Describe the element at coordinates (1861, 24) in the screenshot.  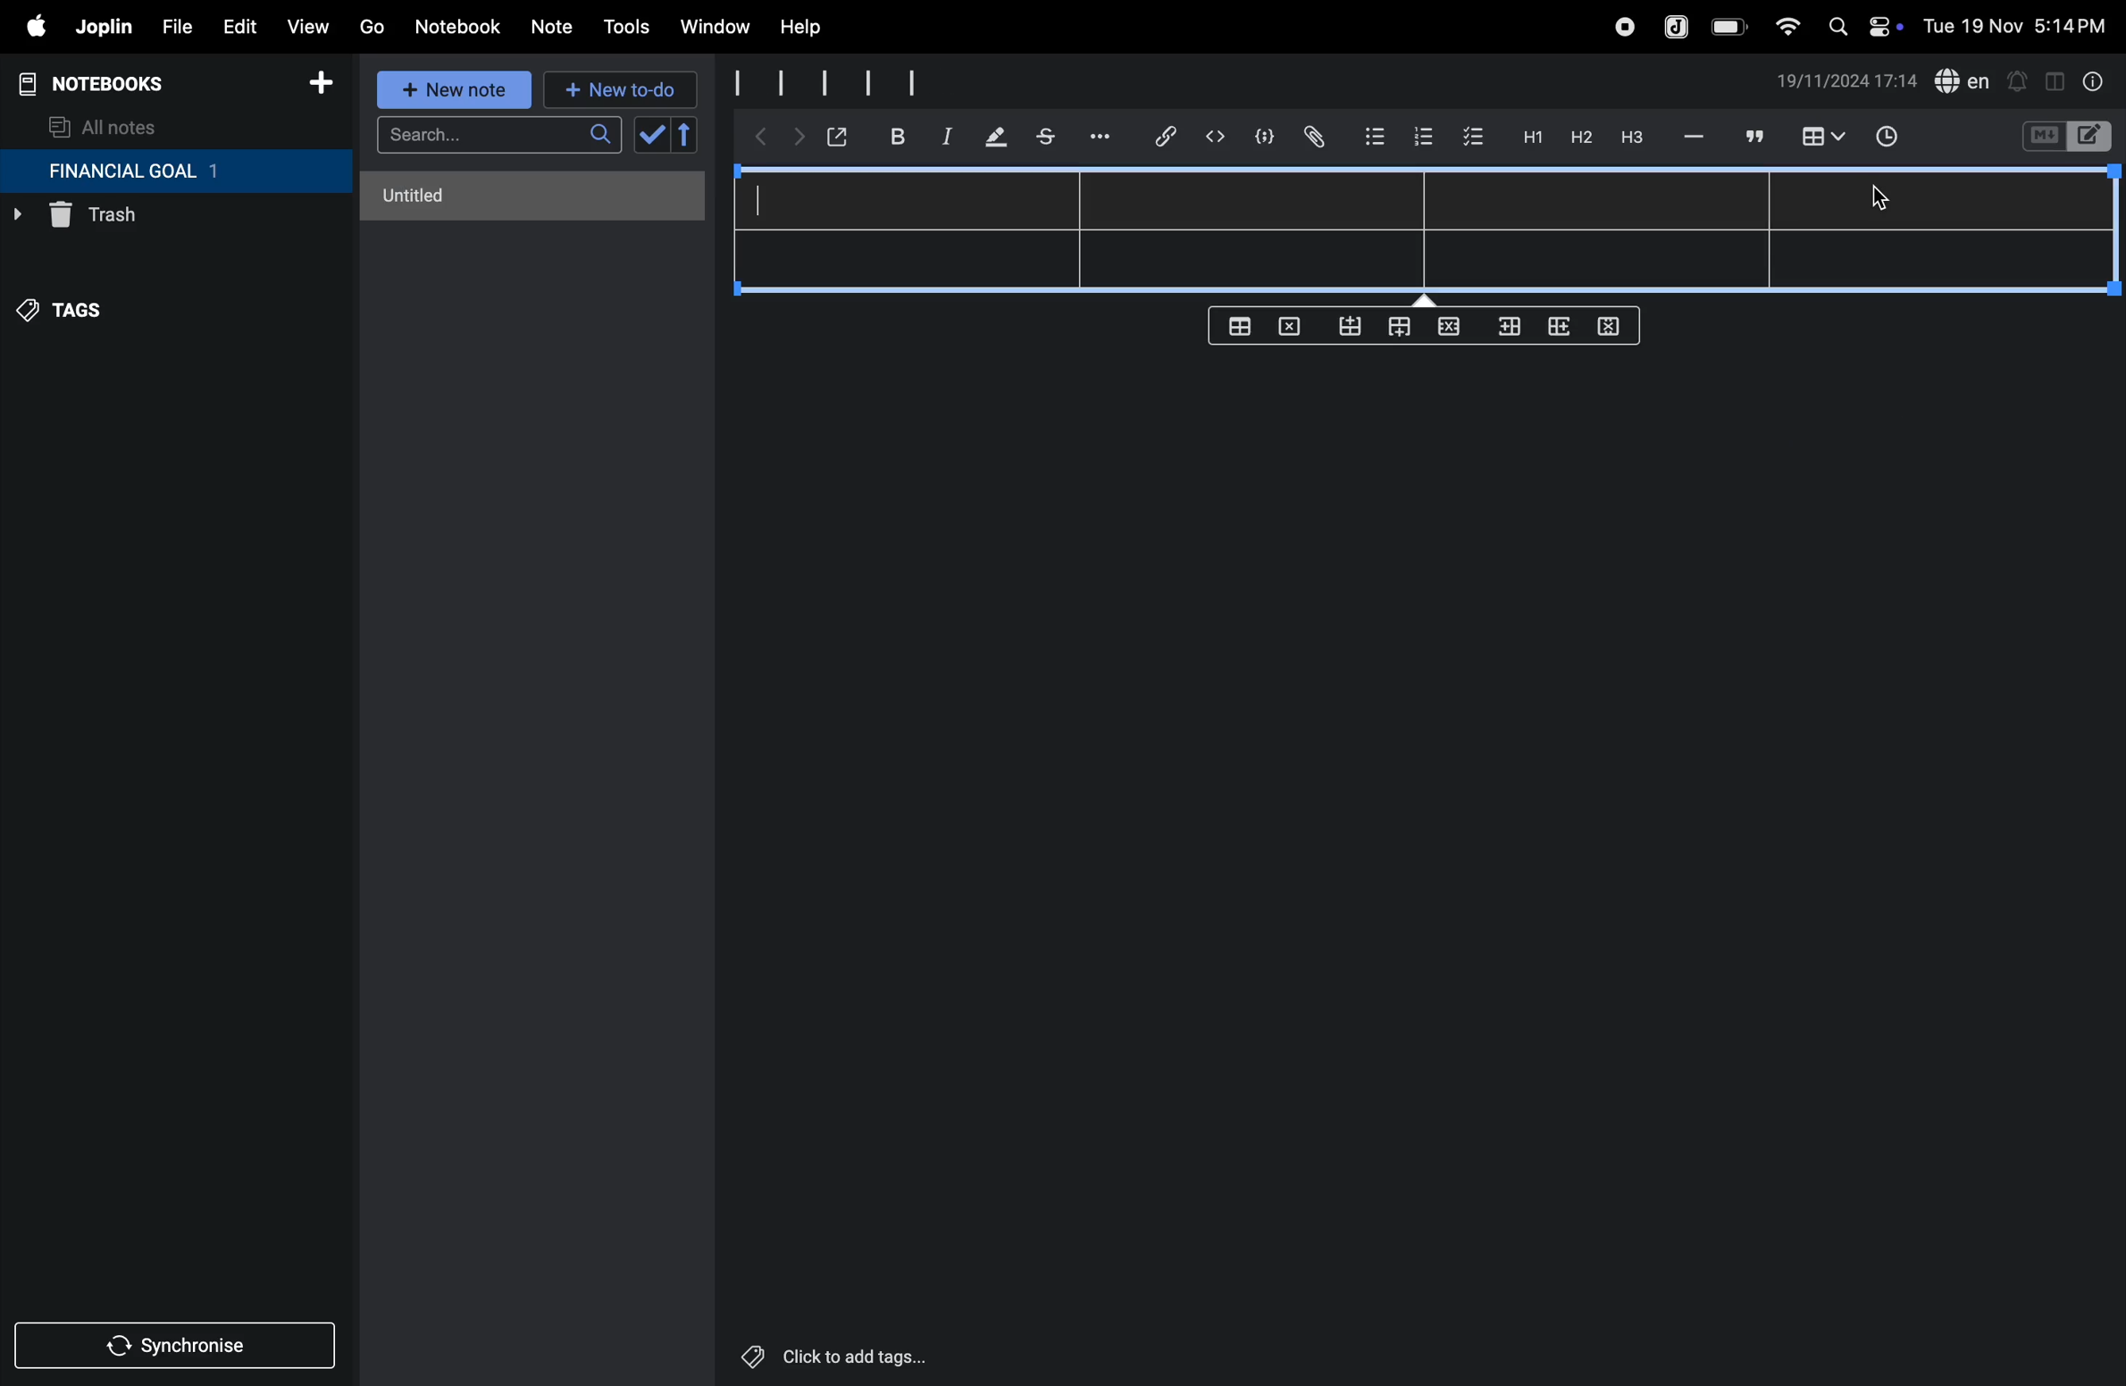
I see `apple widgets` at that location.